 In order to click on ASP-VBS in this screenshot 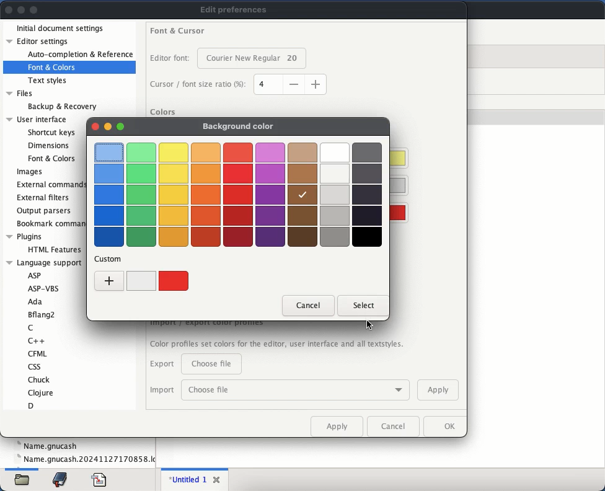, I will do `click(45, 288)`.